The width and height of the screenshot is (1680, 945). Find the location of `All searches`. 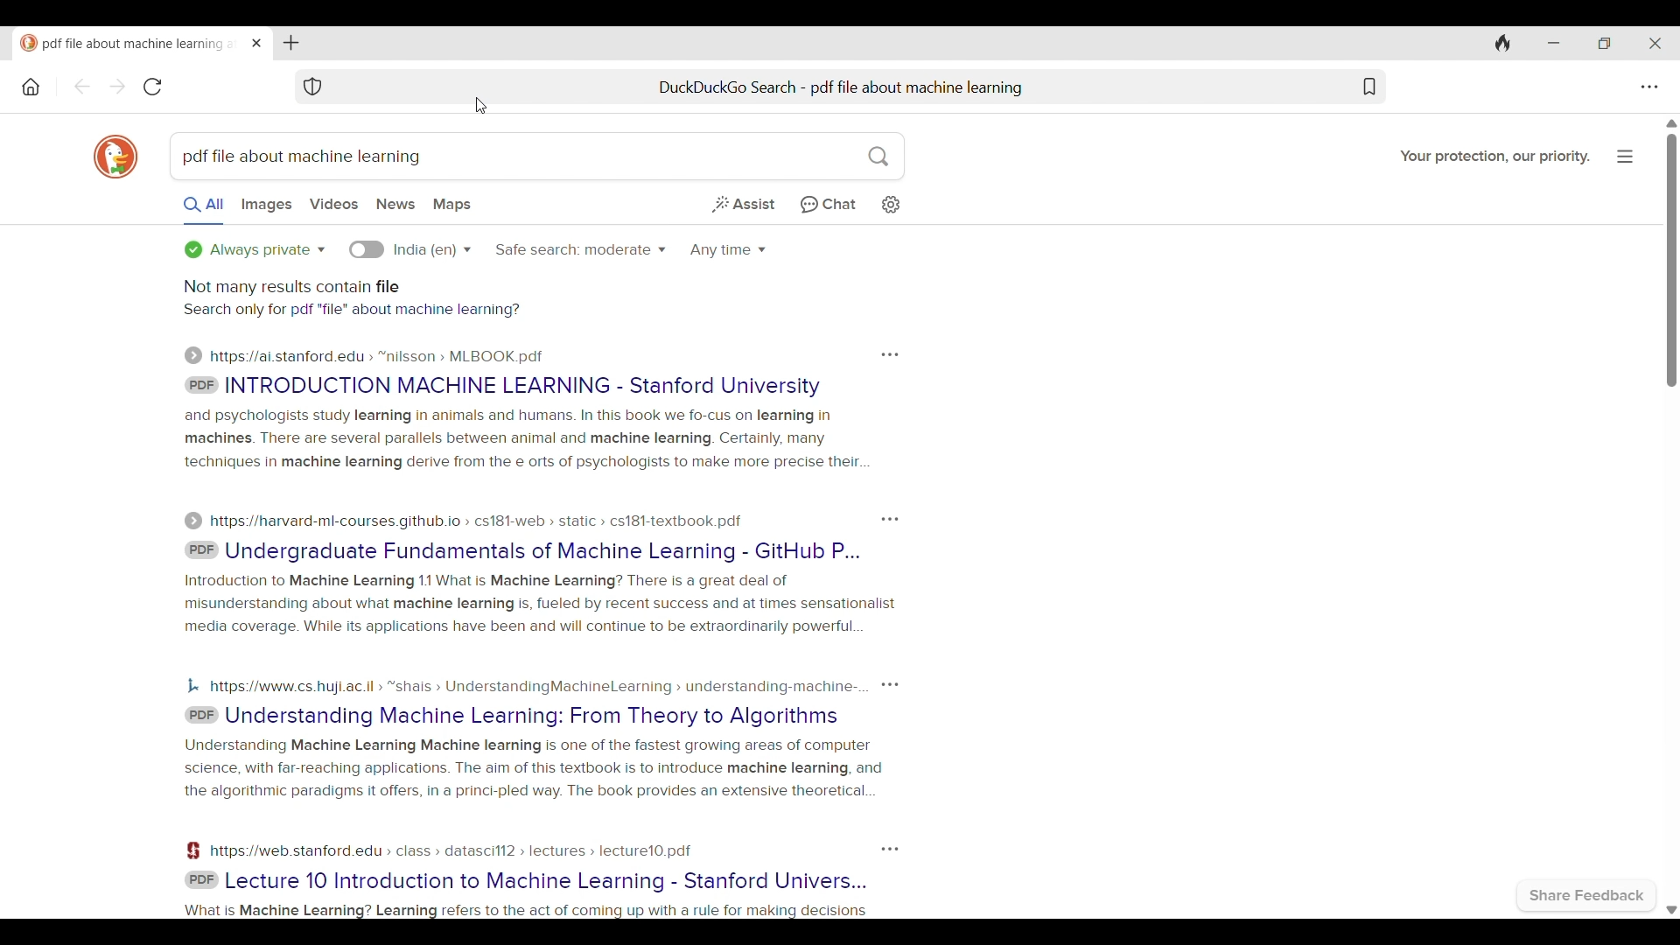

All searches is located at coordinates (204, 210).